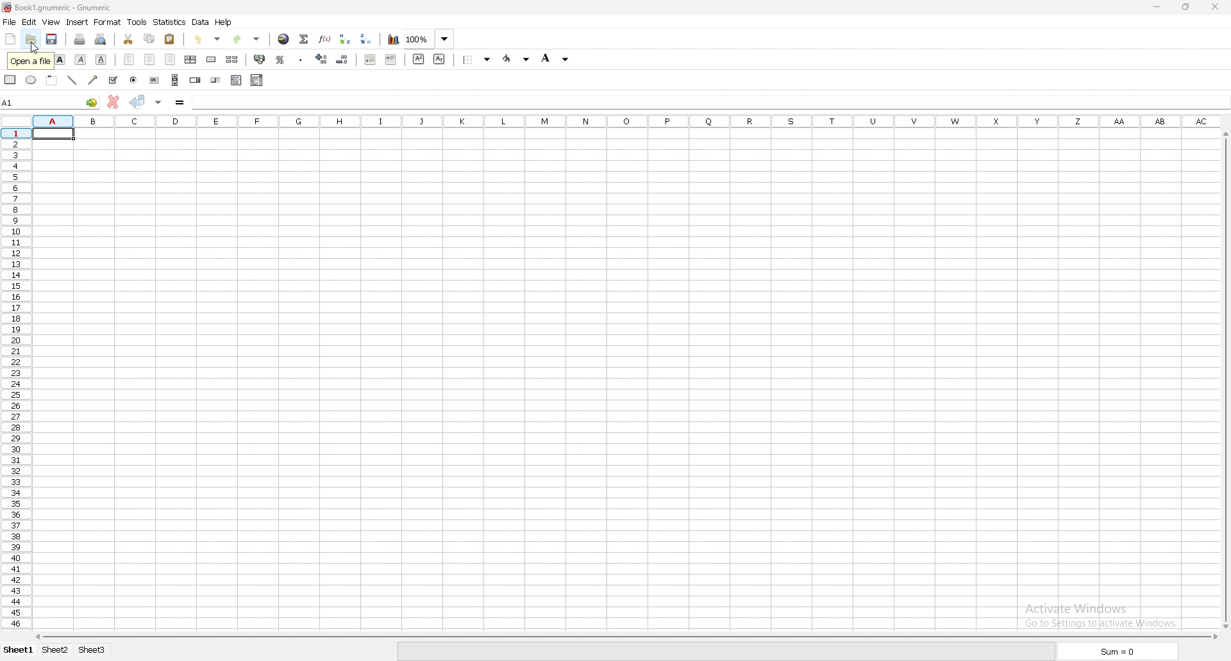 The width and height of the screenshot is (1231, 661). What do you see at coordinates (133, 80) in the screenshot?
I see `radio button` at bounding box center [133, 80].